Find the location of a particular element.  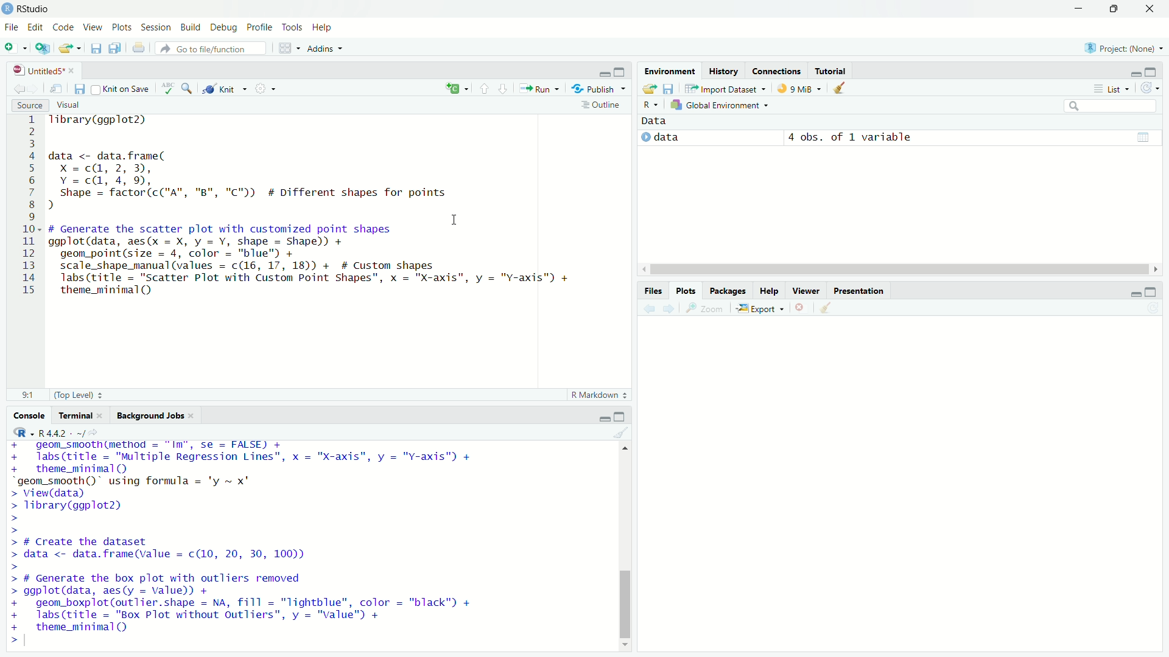

close is located at coordinates (100, 415).